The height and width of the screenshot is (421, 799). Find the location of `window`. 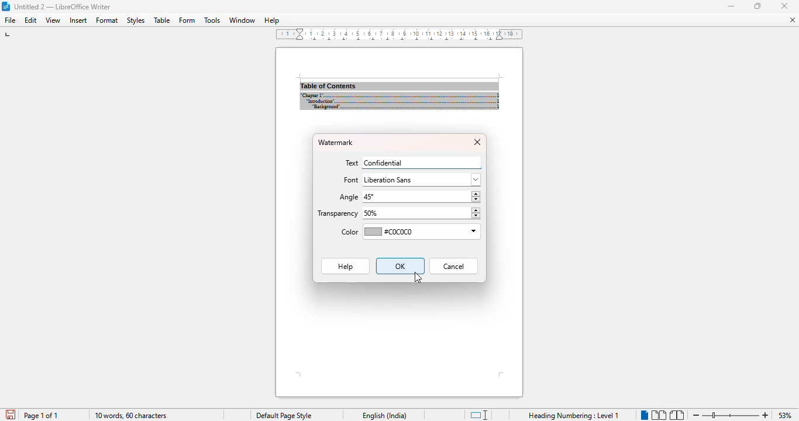

window is located at coordinates (242, 20).